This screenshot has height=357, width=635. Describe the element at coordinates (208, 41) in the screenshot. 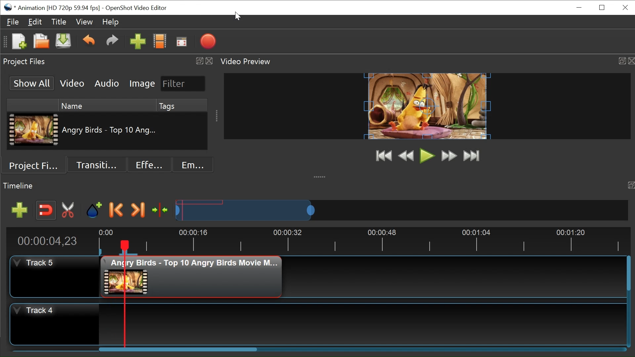

I see `Export Video` at that location.